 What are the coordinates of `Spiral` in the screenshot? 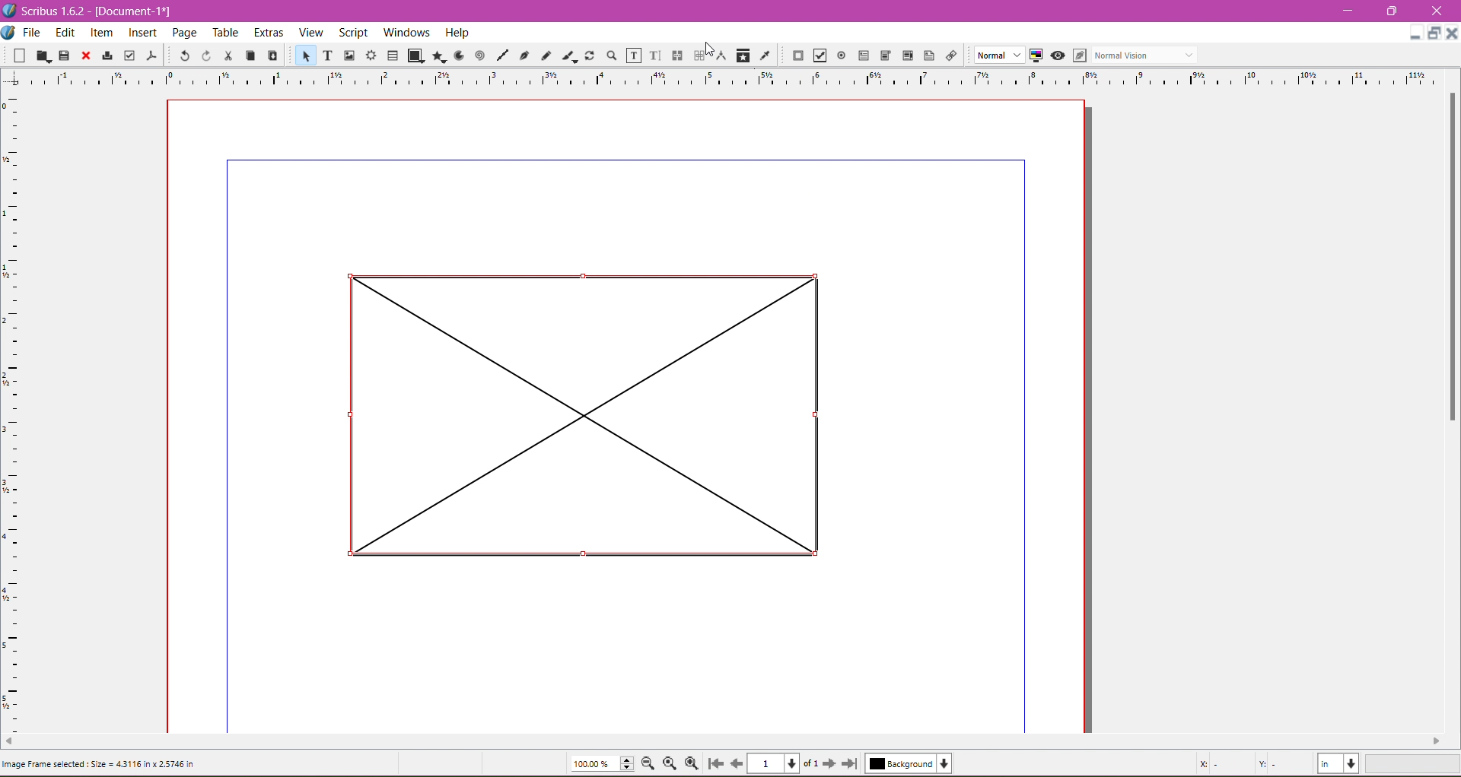 It's located at (479, 56).